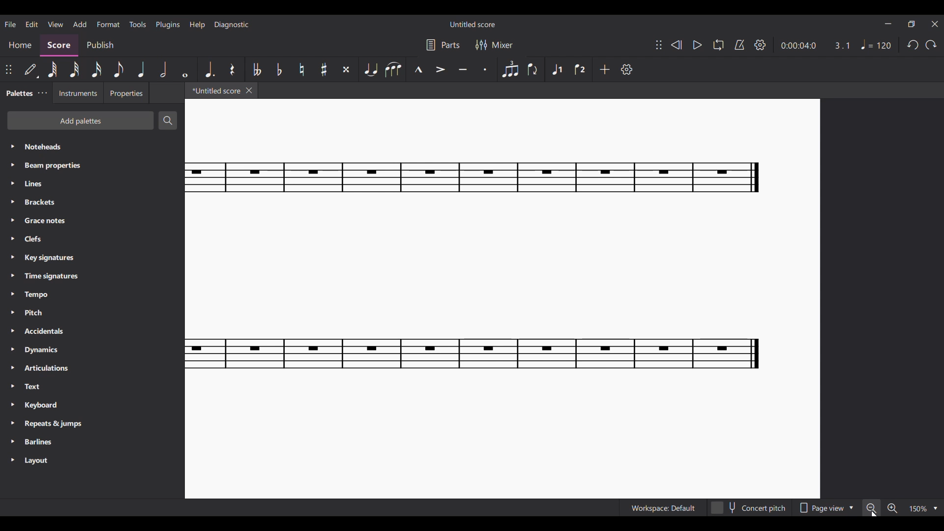 This screenshot has height=531, width=944. I want to click on 8th note, so click(118, 69).